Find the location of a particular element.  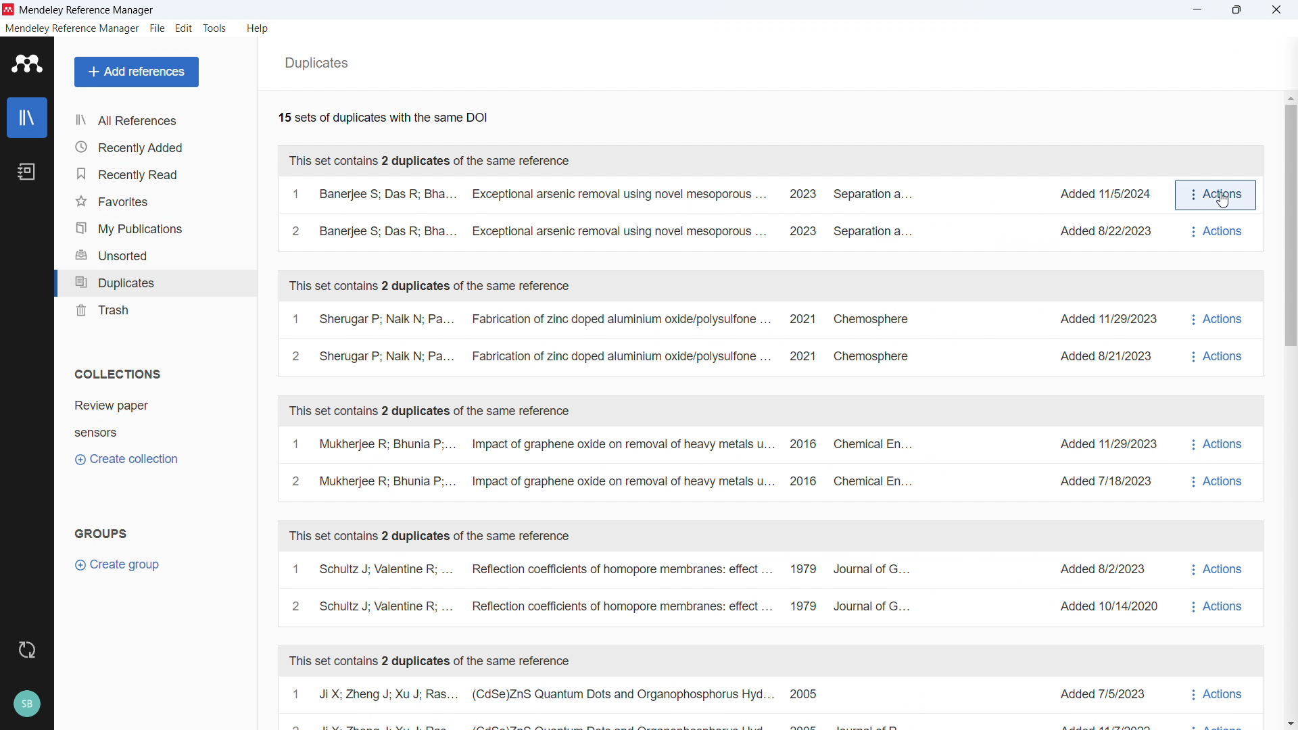

1 Sherugar P; Naik N; Pa... Fabrication of zinc doped aluminium oxide/polysulfone 2021 Chemosphere is located at coordinates (604, 317).